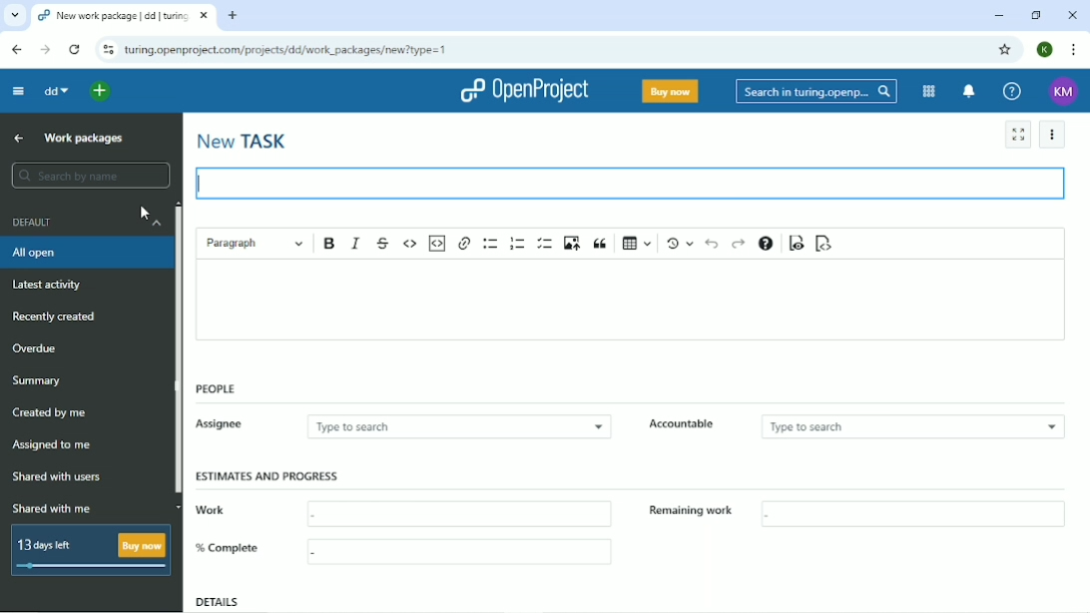 This screenshot has height=613, width=1090. Describe the element at coordinates (490, 243) in the screenshot. I see `Bulleted list` at that location.